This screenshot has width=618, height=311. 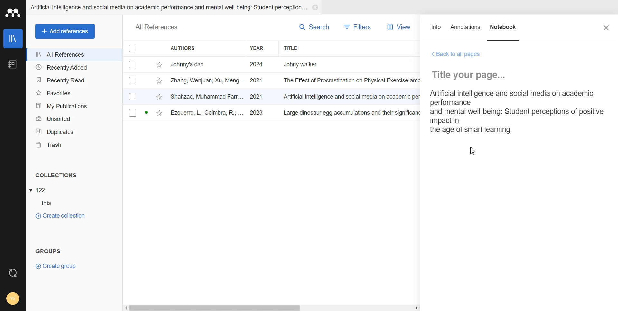 What do you see at coordinates (74, 106) in the screenshot?
I see `My Publication` at bounding box center [74, 106].